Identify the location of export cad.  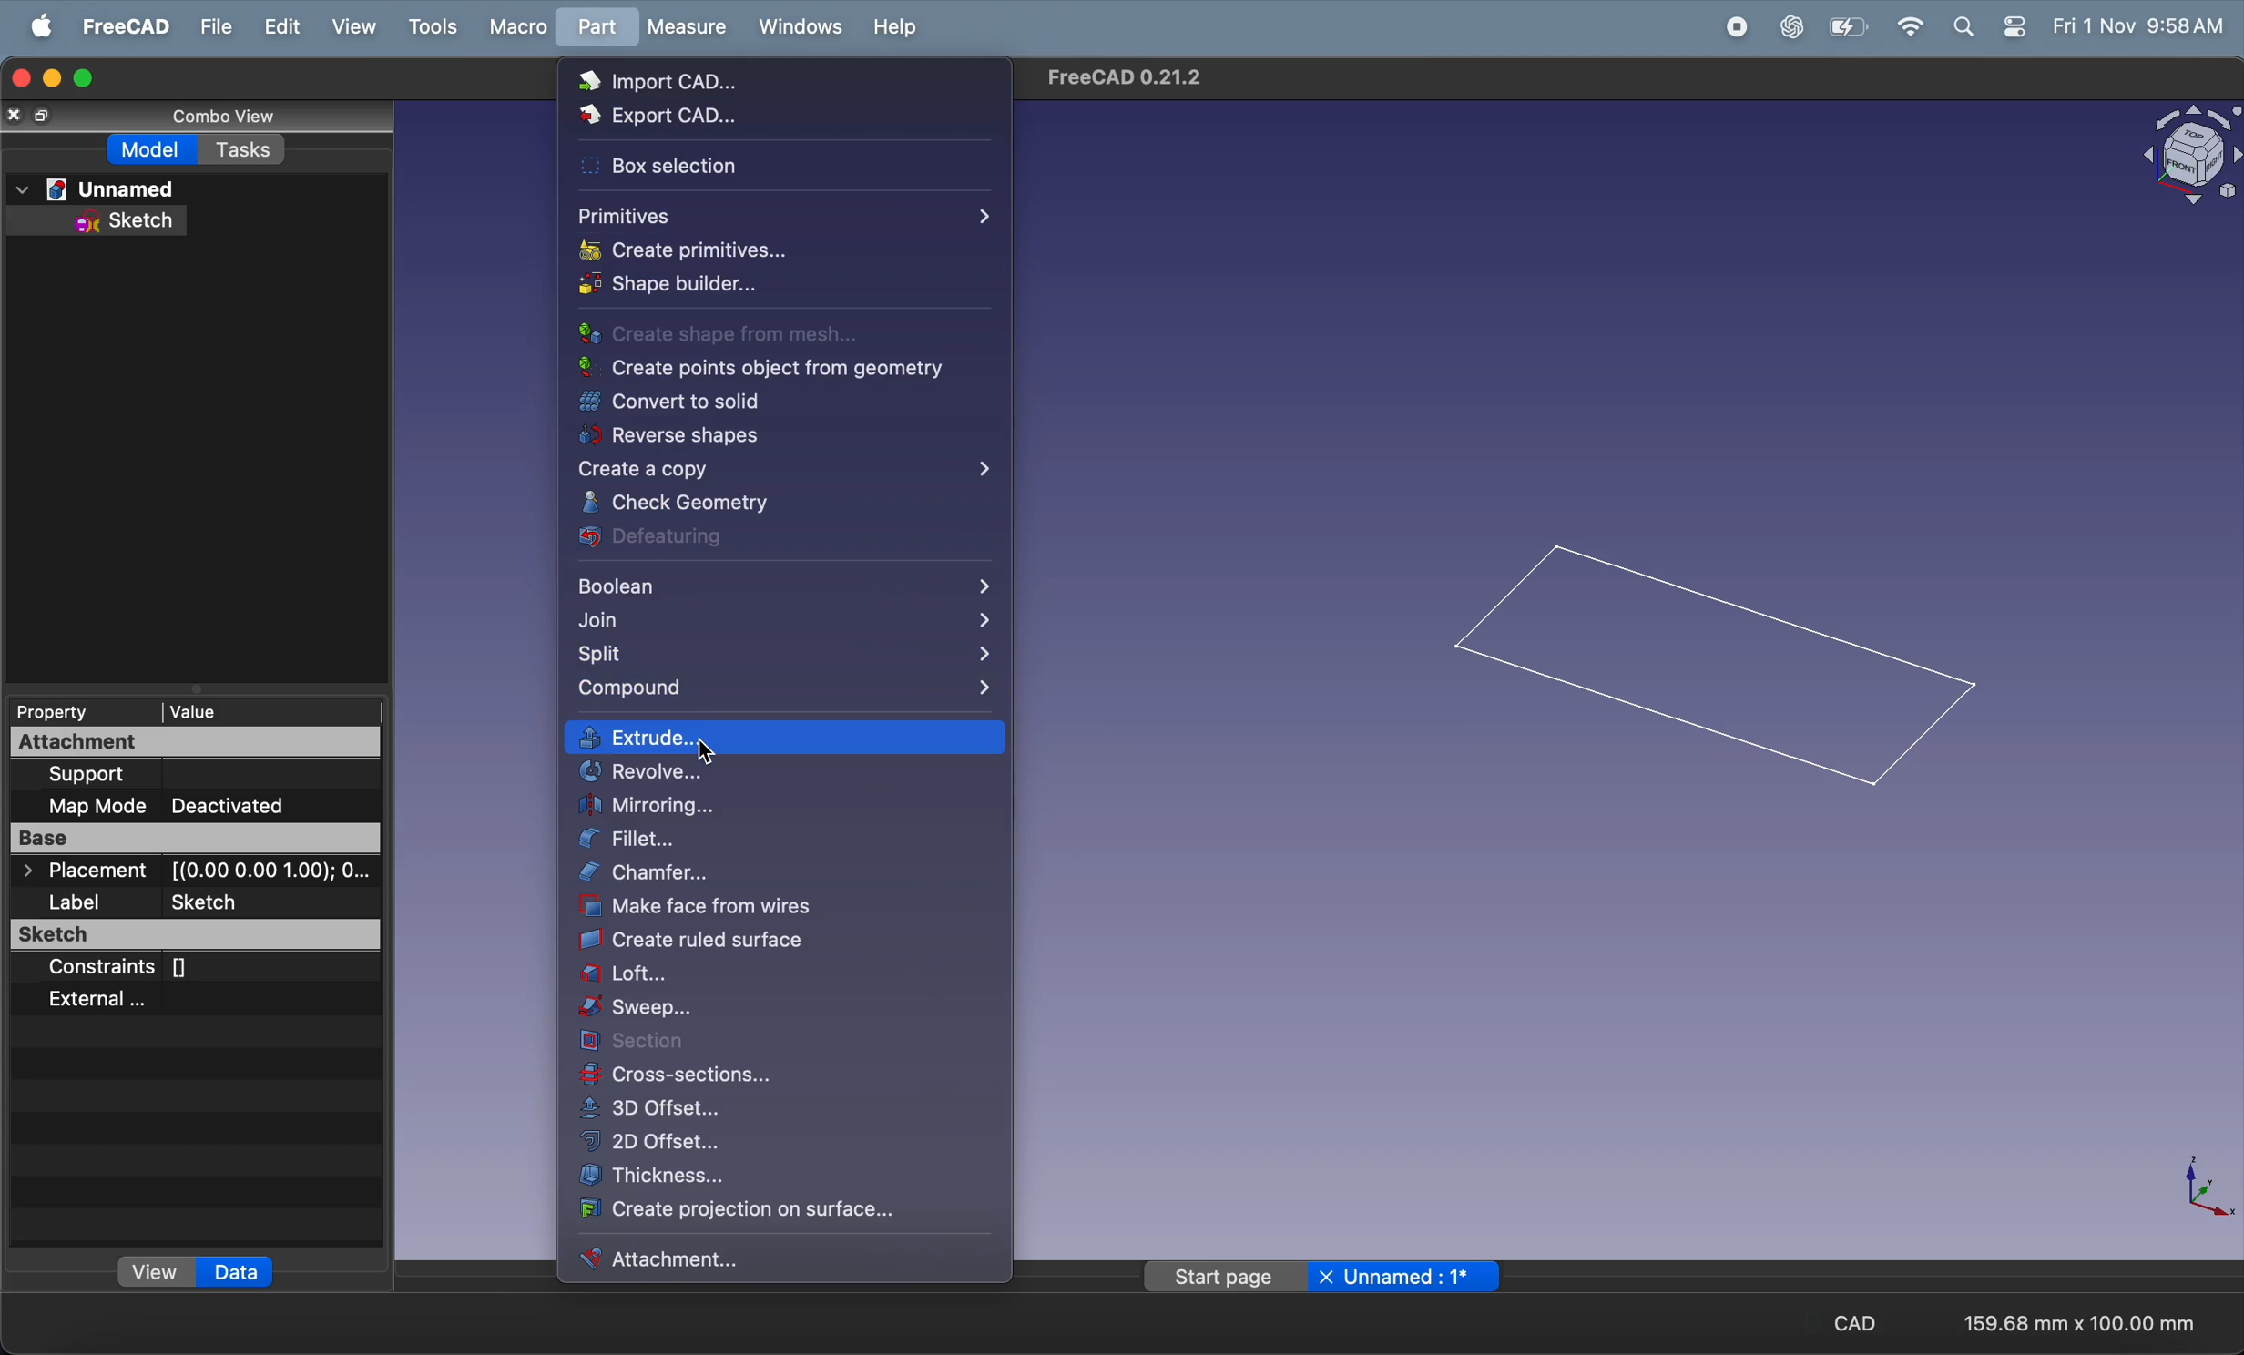
(732, 118).